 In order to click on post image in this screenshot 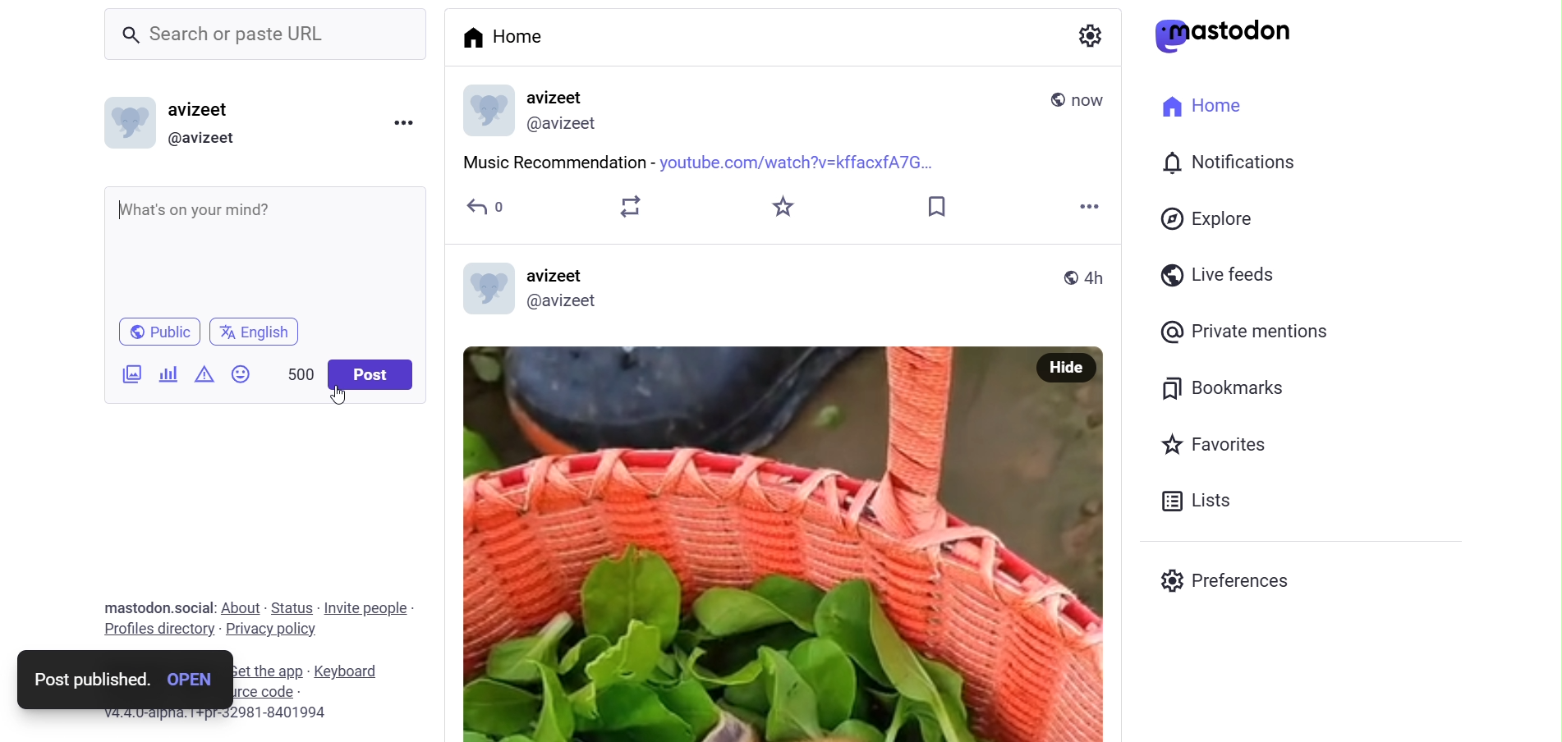, I will do `click(733, 544)`.